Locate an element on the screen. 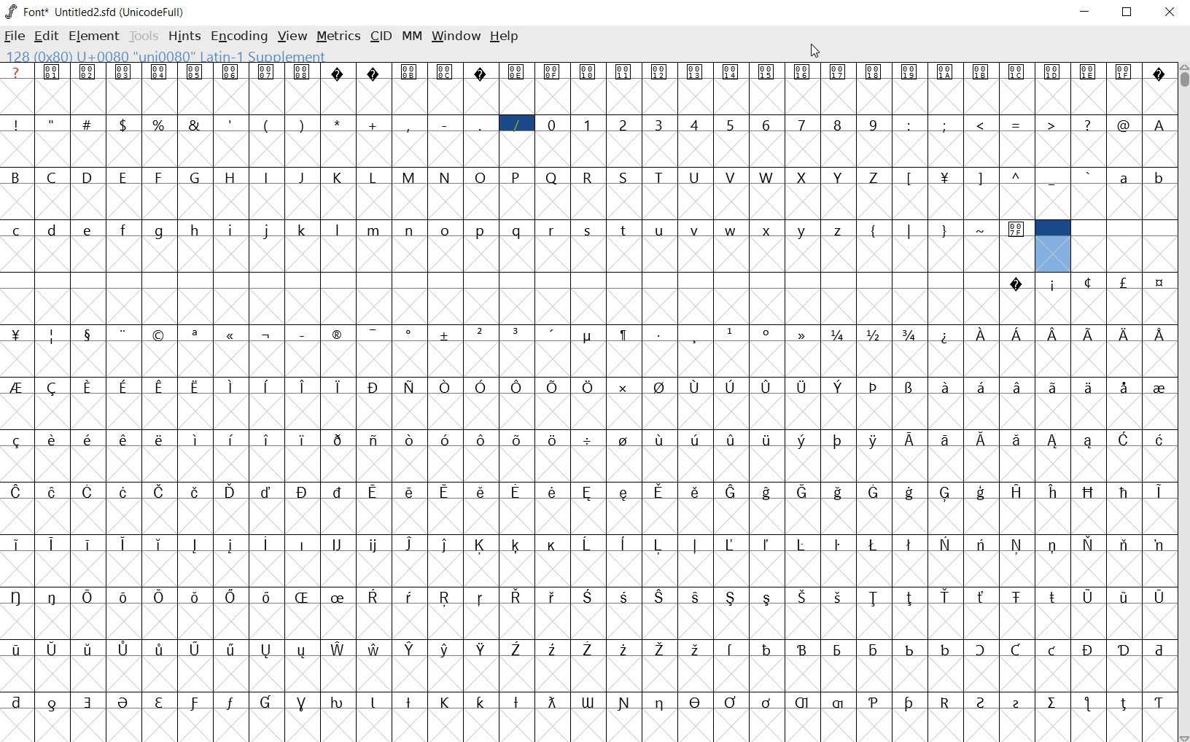 The width and height of the screenshot is (1190, 742). [ is located at coordinates (910, 177).